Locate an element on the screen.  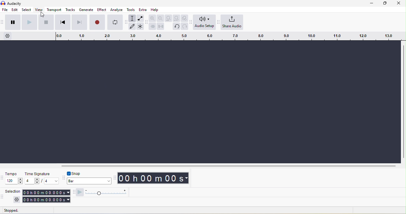
set time signature is located at coordinates (52, 181).